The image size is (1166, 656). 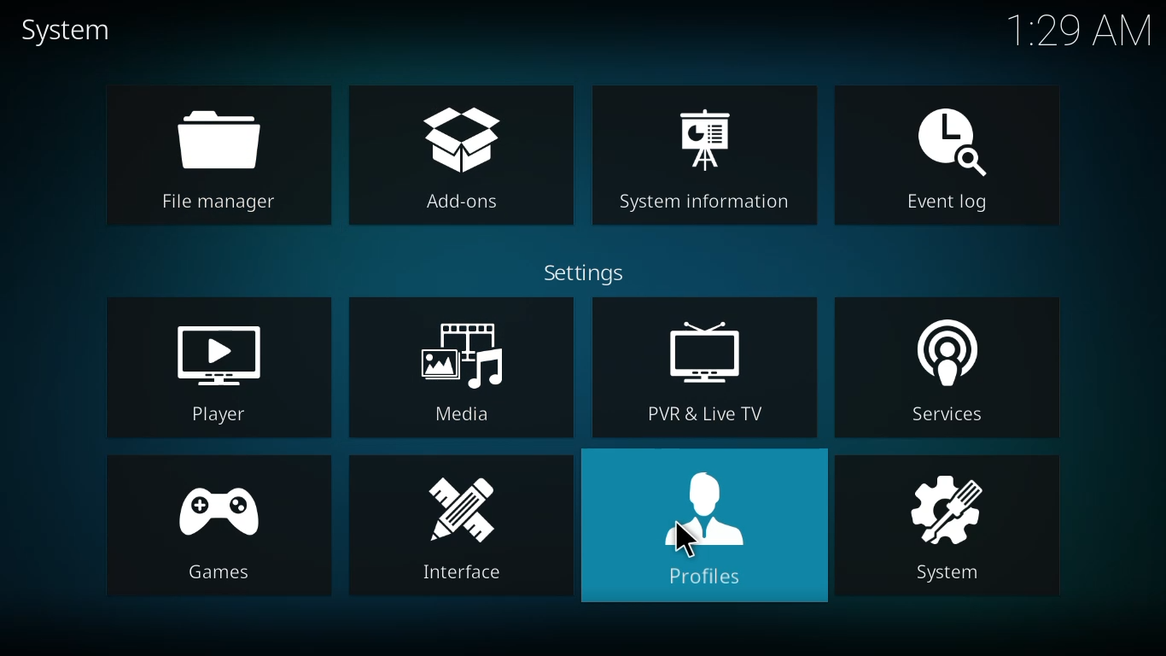 What do you see at coordinates (459, 366) in the screenshot?
I see `media` at bounding box center [459, 366].